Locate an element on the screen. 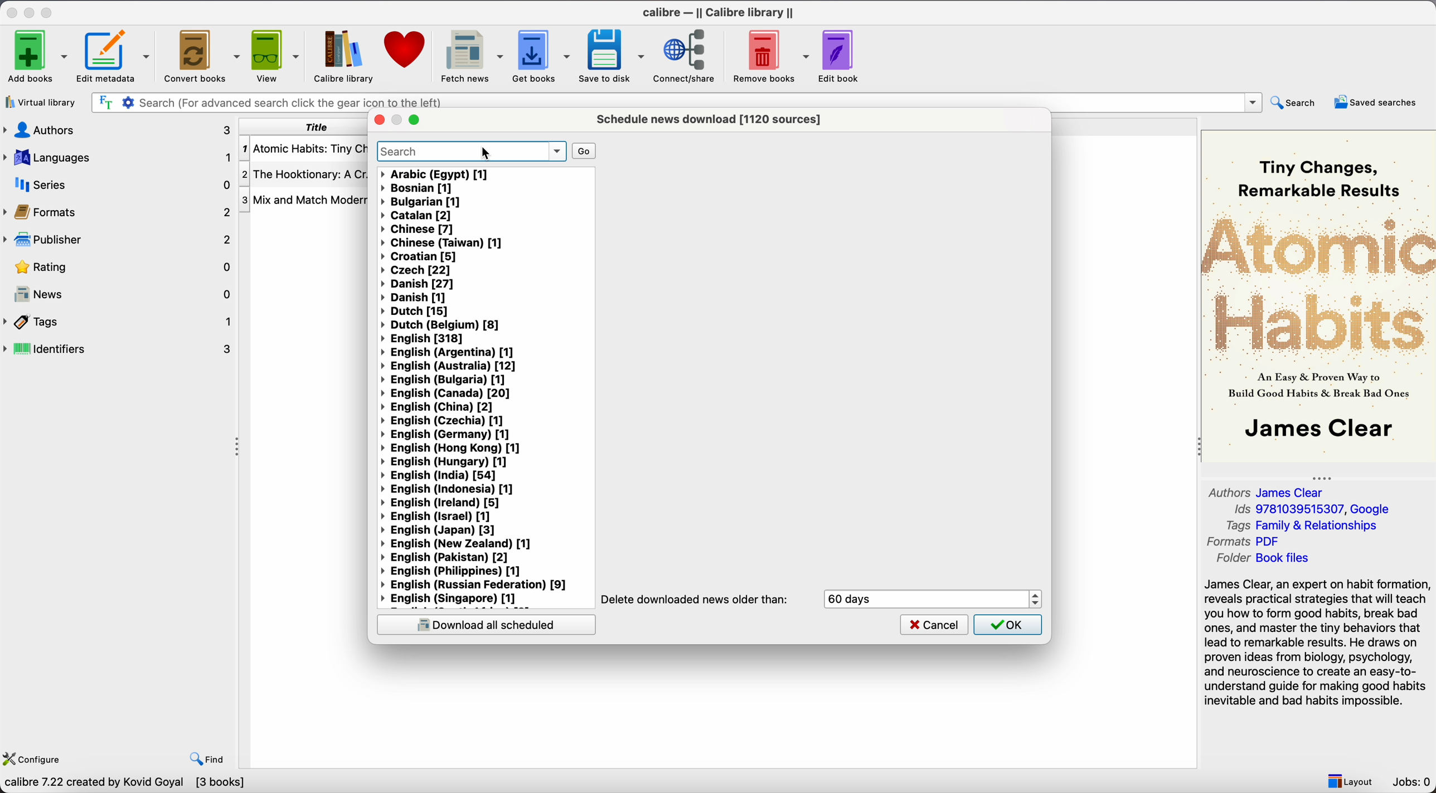 Image resolution: width=1436 pixels, height=793 pixels. English (Philippines) [1] is located at coordinates (459, 572).